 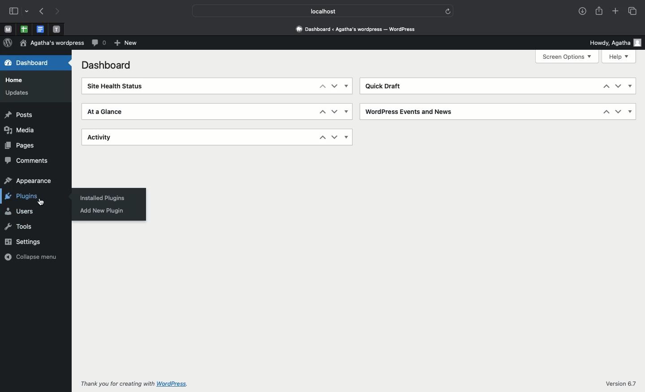 I want to click on Up, so click(x=606, y=112).